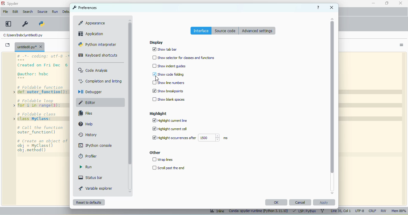 The image size is (408, 215). I want to click on show selector for classes and functions, so click(183, 57).